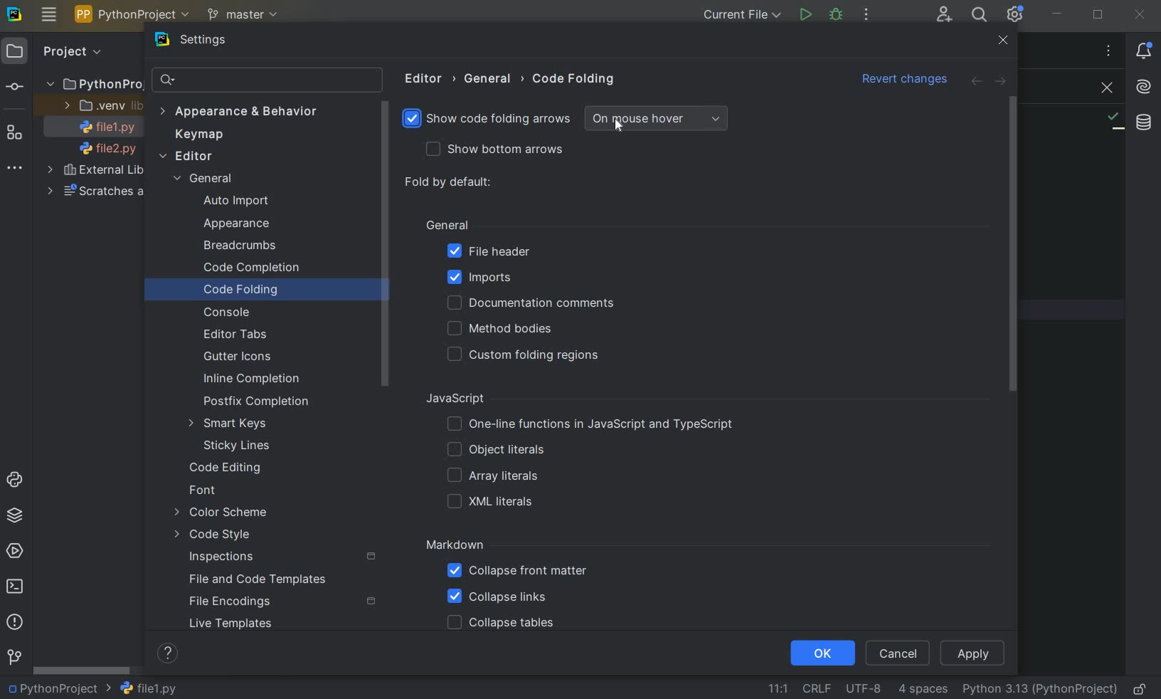 This screenshot has width=1161, height=699. I want to click on COLLAPSE FRONT MATTER, so click(517, 573).